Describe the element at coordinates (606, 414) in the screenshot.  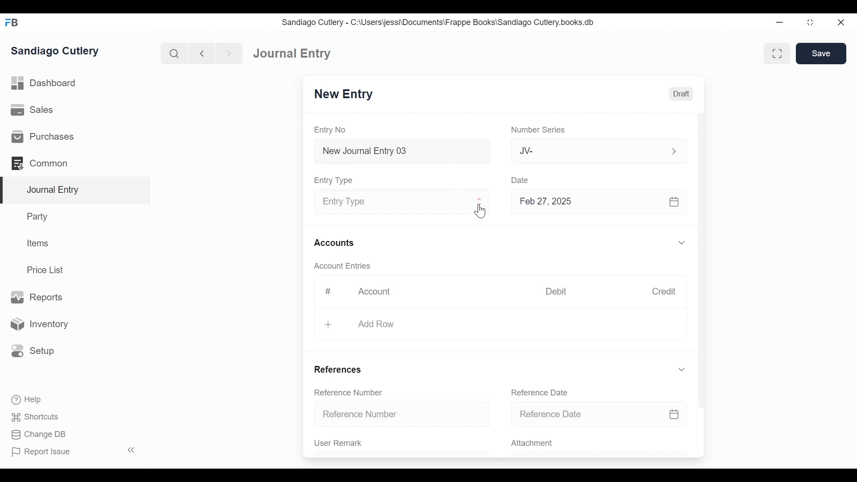
I see `Reference Date` at that location.